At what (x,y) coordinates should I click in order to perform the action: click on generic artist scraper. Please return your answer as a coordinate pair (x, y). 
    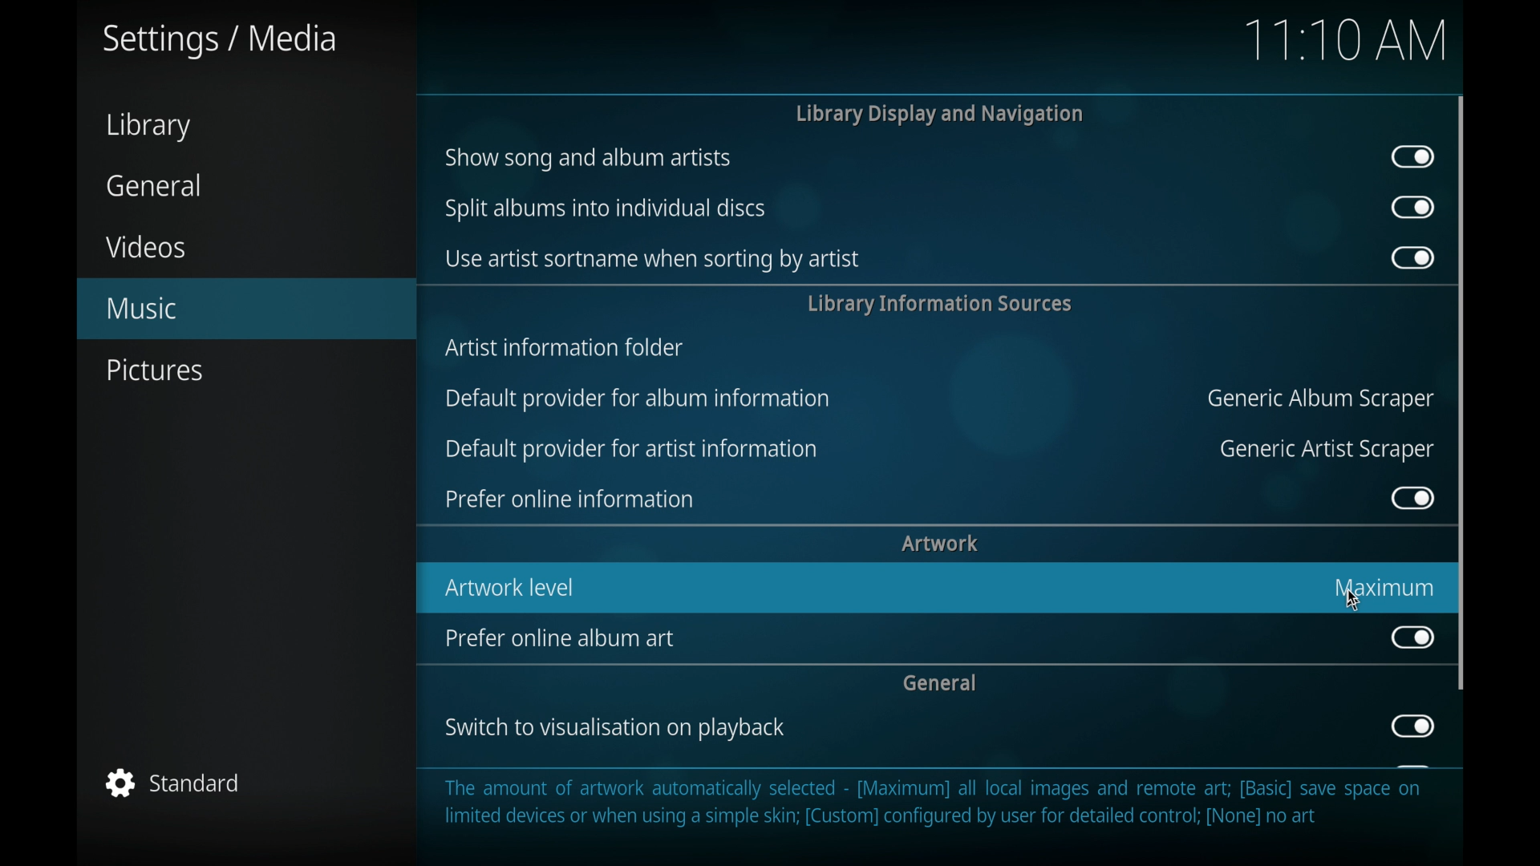
    Looking at the image, I should click on (1327, 451).